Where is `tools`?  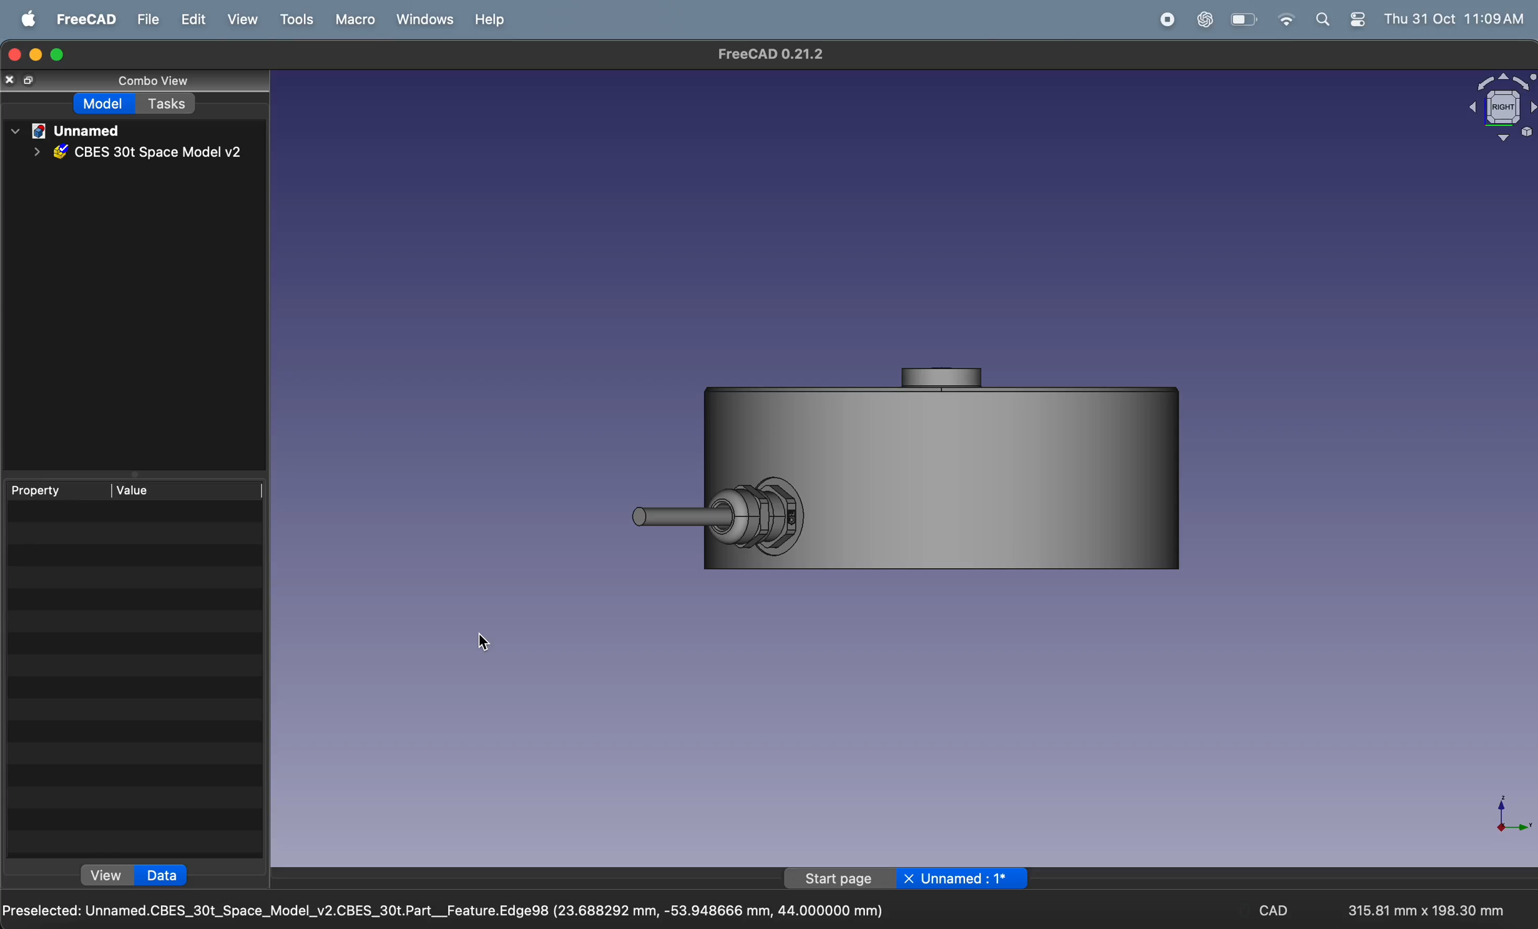
tools is located at coordinates (305, 22).